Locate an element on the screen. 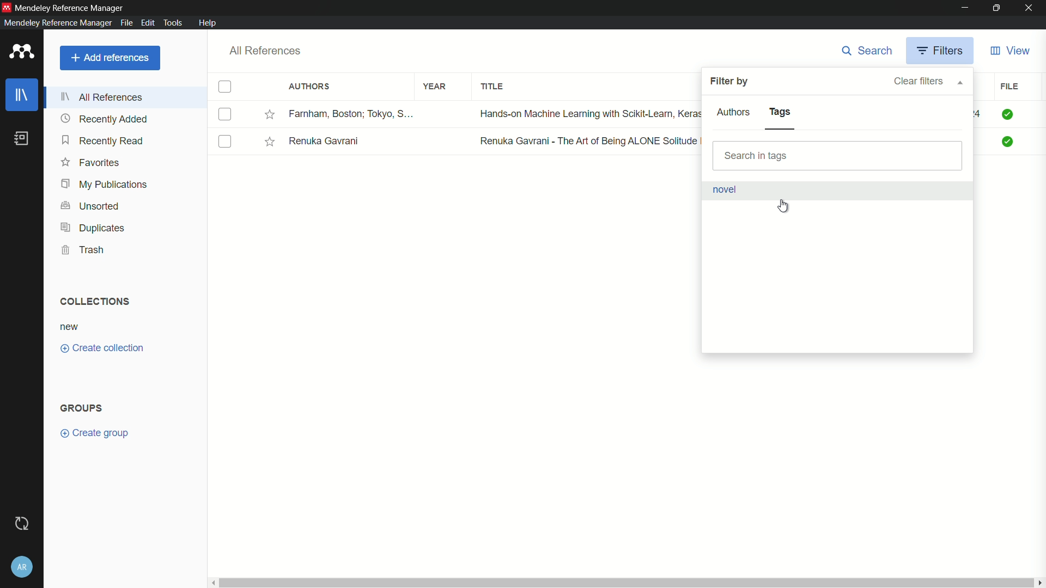  tools menu is located at coordinates (172, 23).